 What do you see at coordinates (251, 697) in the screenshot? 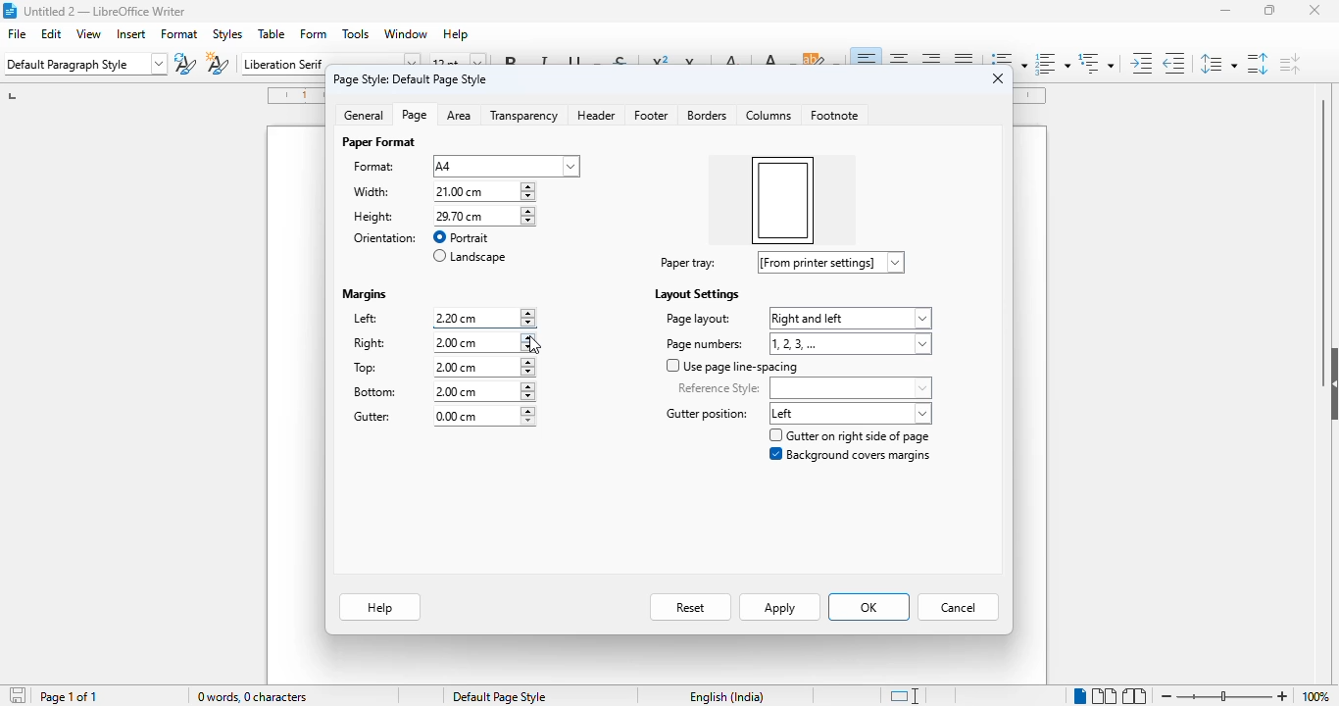
I see `0 words, 0 characters` at bounding box center [251, 697].